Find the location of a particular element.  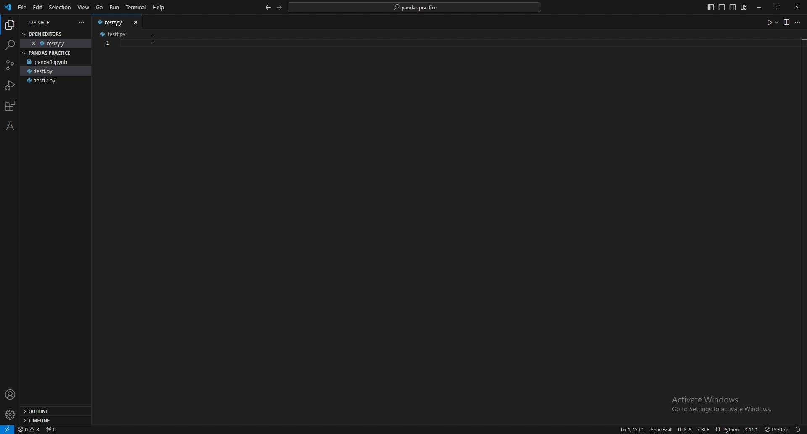

close window is located at coordinates (137, 22).